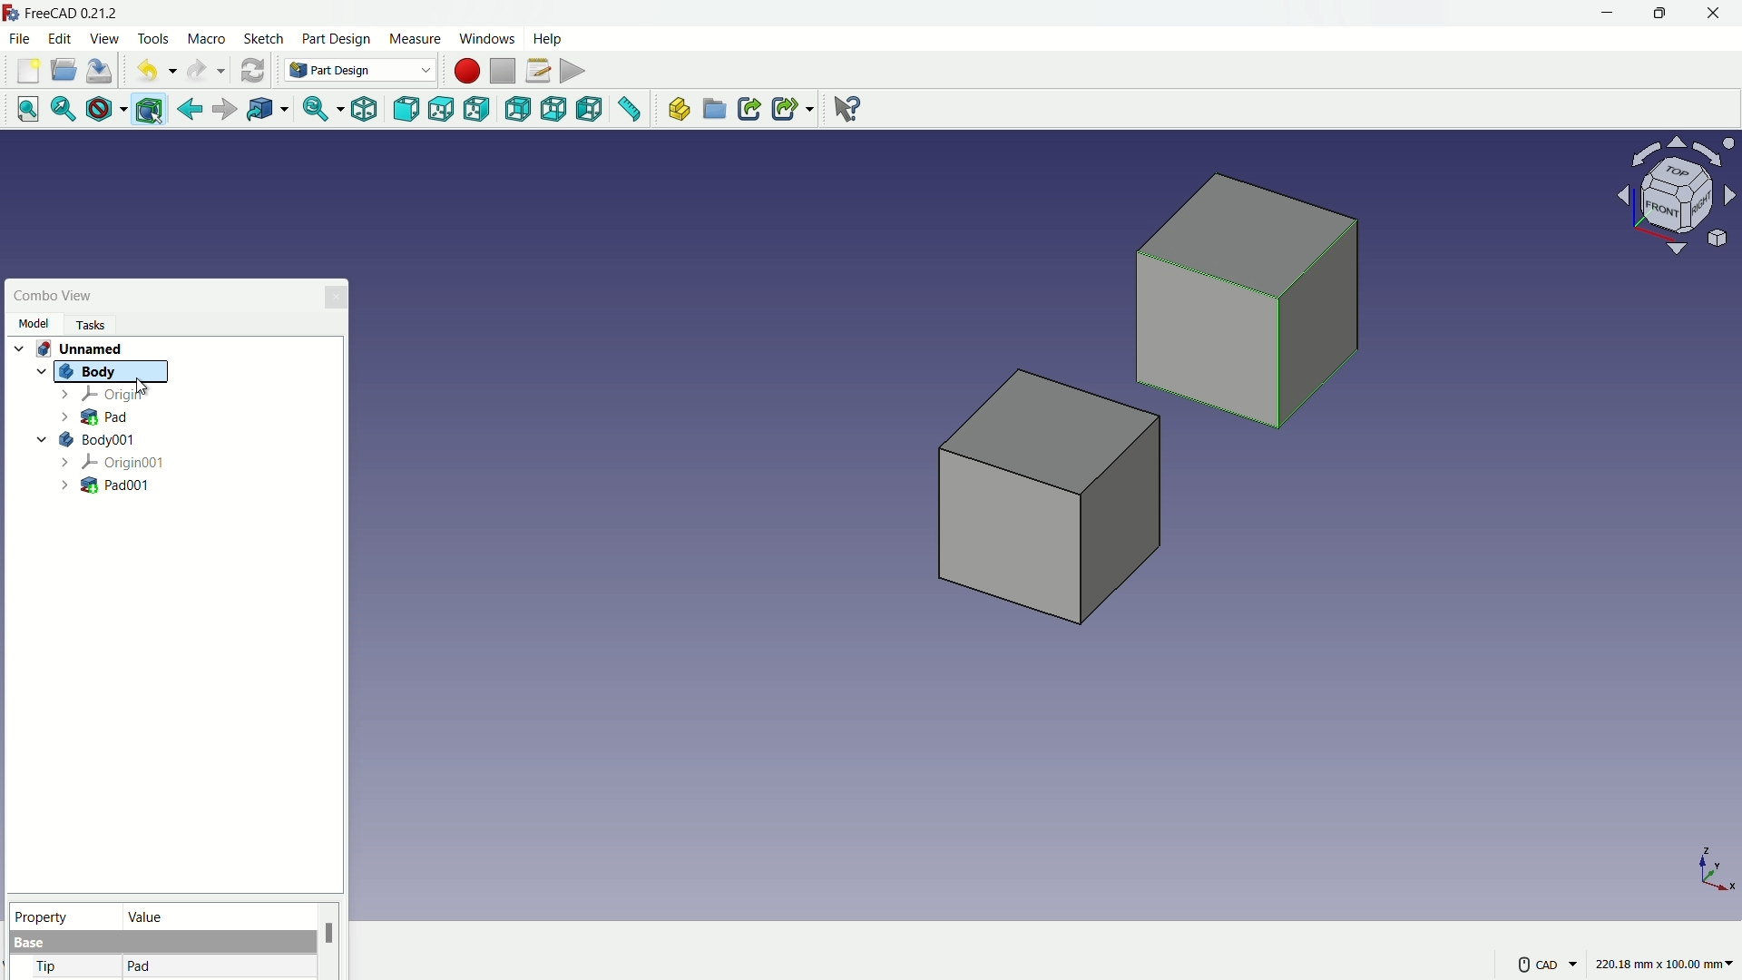  What do you see at coordinates (574, 69) in the screenshot?
I see `execute macros` at bounding box center [574, 69].